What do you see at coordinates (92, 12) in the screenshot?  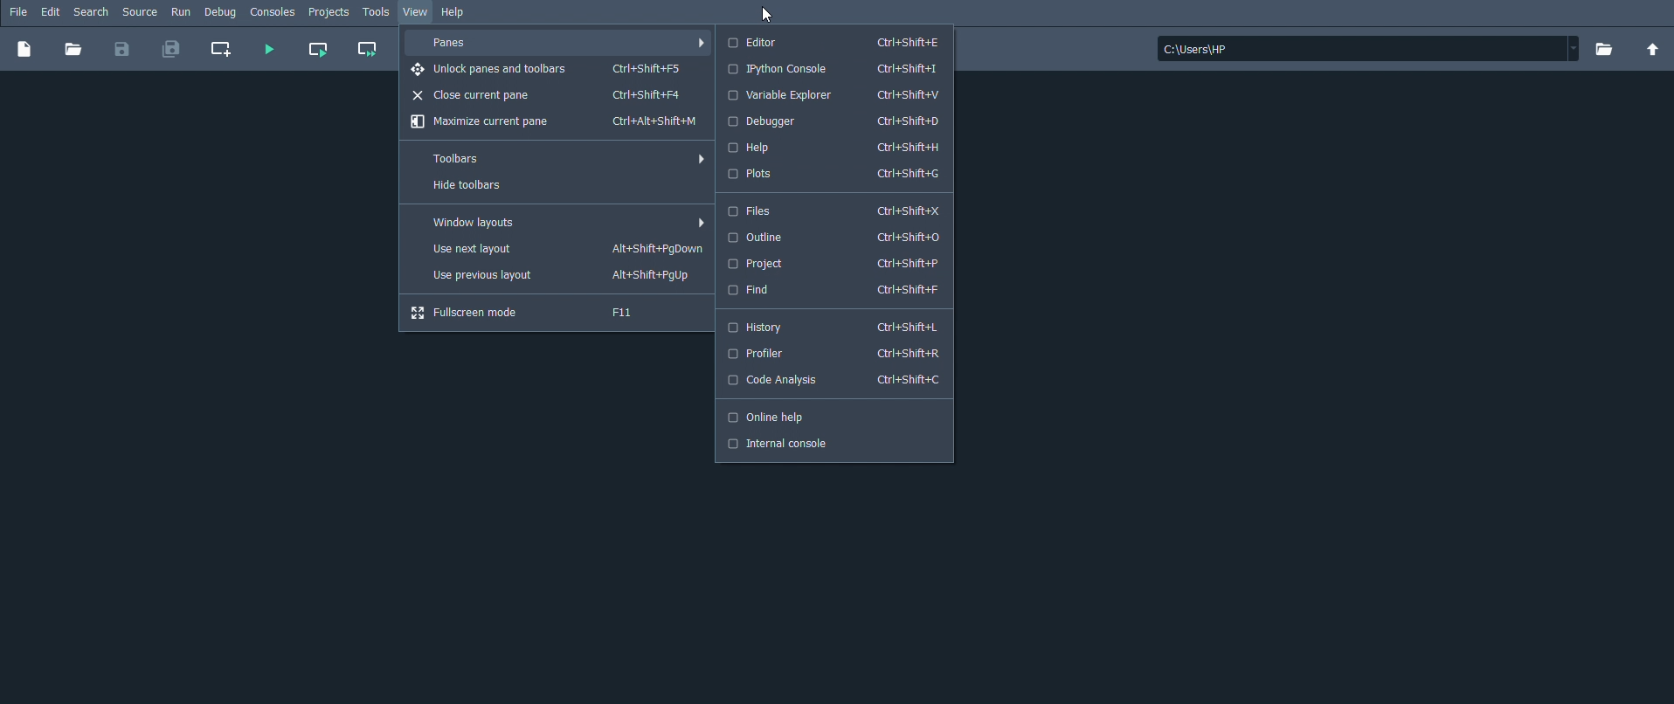 I see `Search` at bounding box center [92, 12].